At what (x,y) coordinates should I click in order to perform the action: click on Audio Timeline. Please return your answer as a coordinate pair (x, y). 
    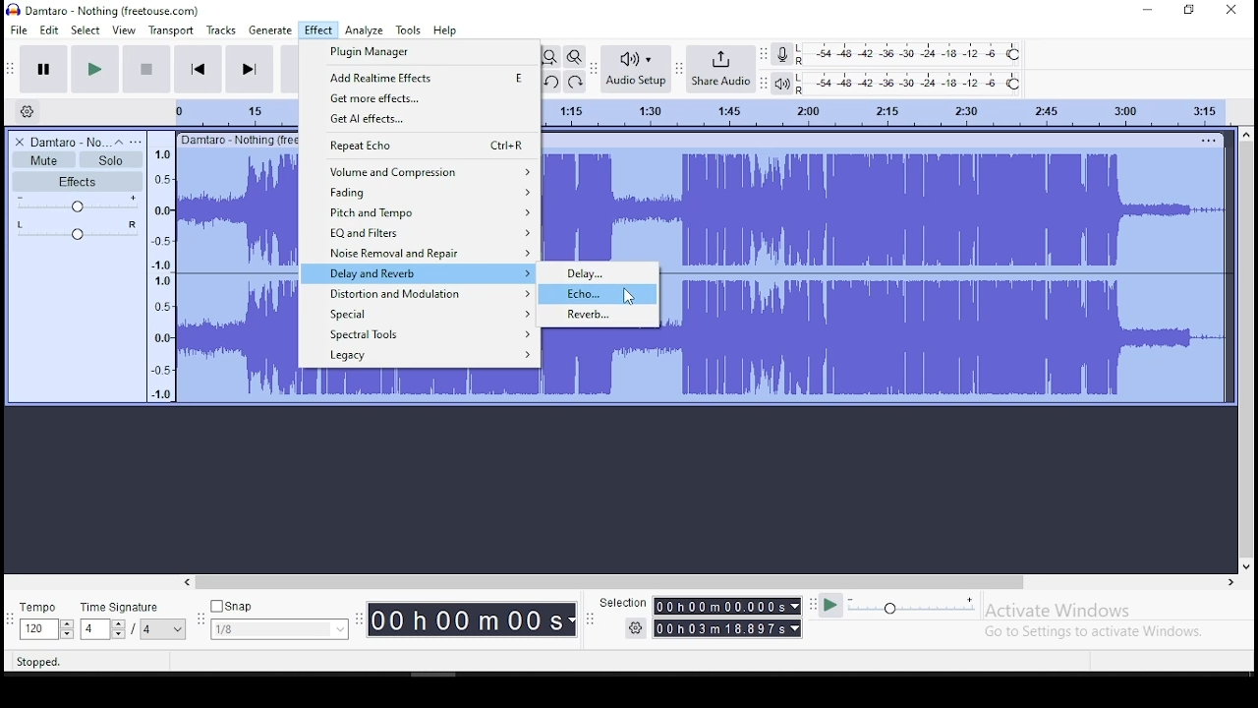
    Looking at the image, I should click on (888, 112).